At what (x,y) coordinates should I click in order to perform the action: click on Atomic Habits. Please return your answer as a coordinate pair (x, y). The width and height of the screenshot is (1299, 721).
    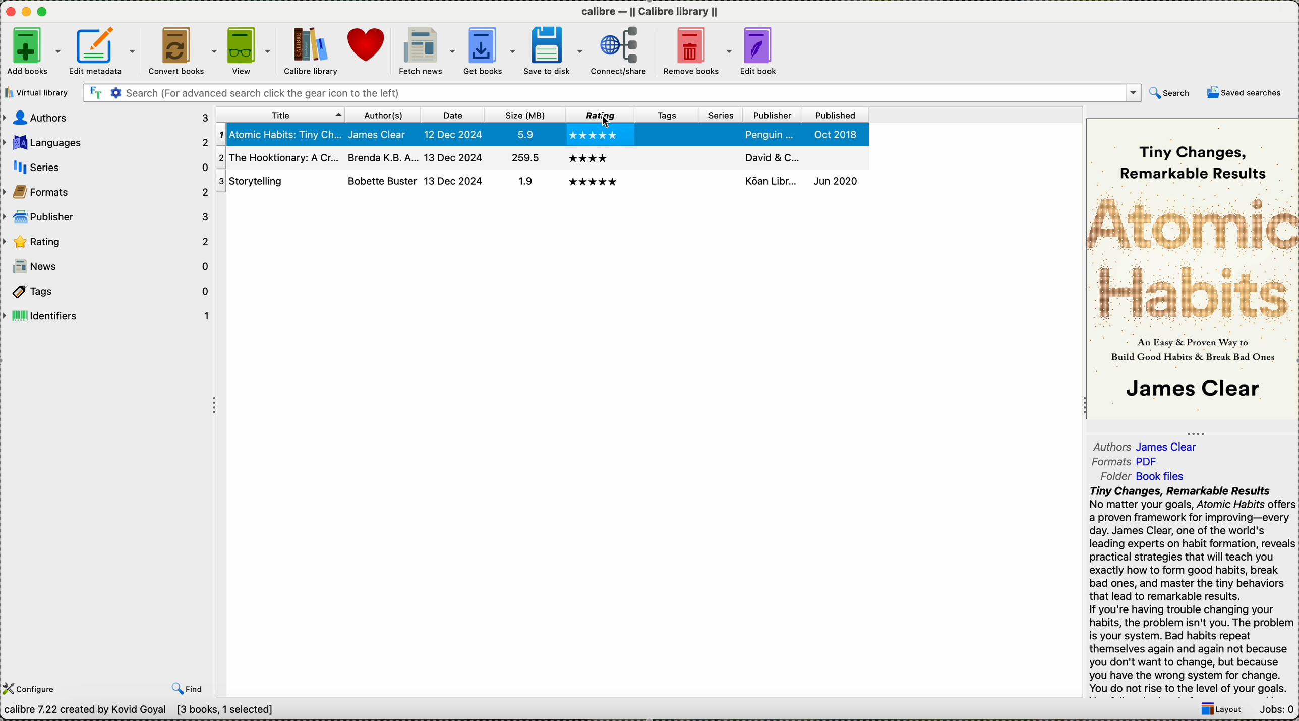
    Looking at the image, I should click on (1192, 255).